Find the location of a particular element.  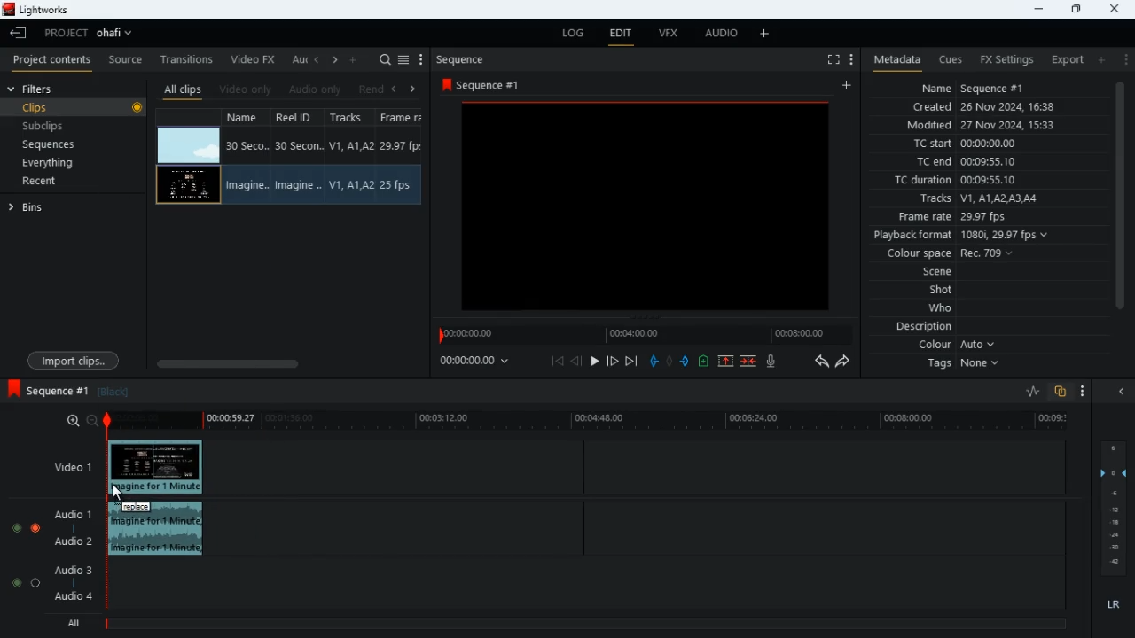

push is located at coordinates (685, 362).